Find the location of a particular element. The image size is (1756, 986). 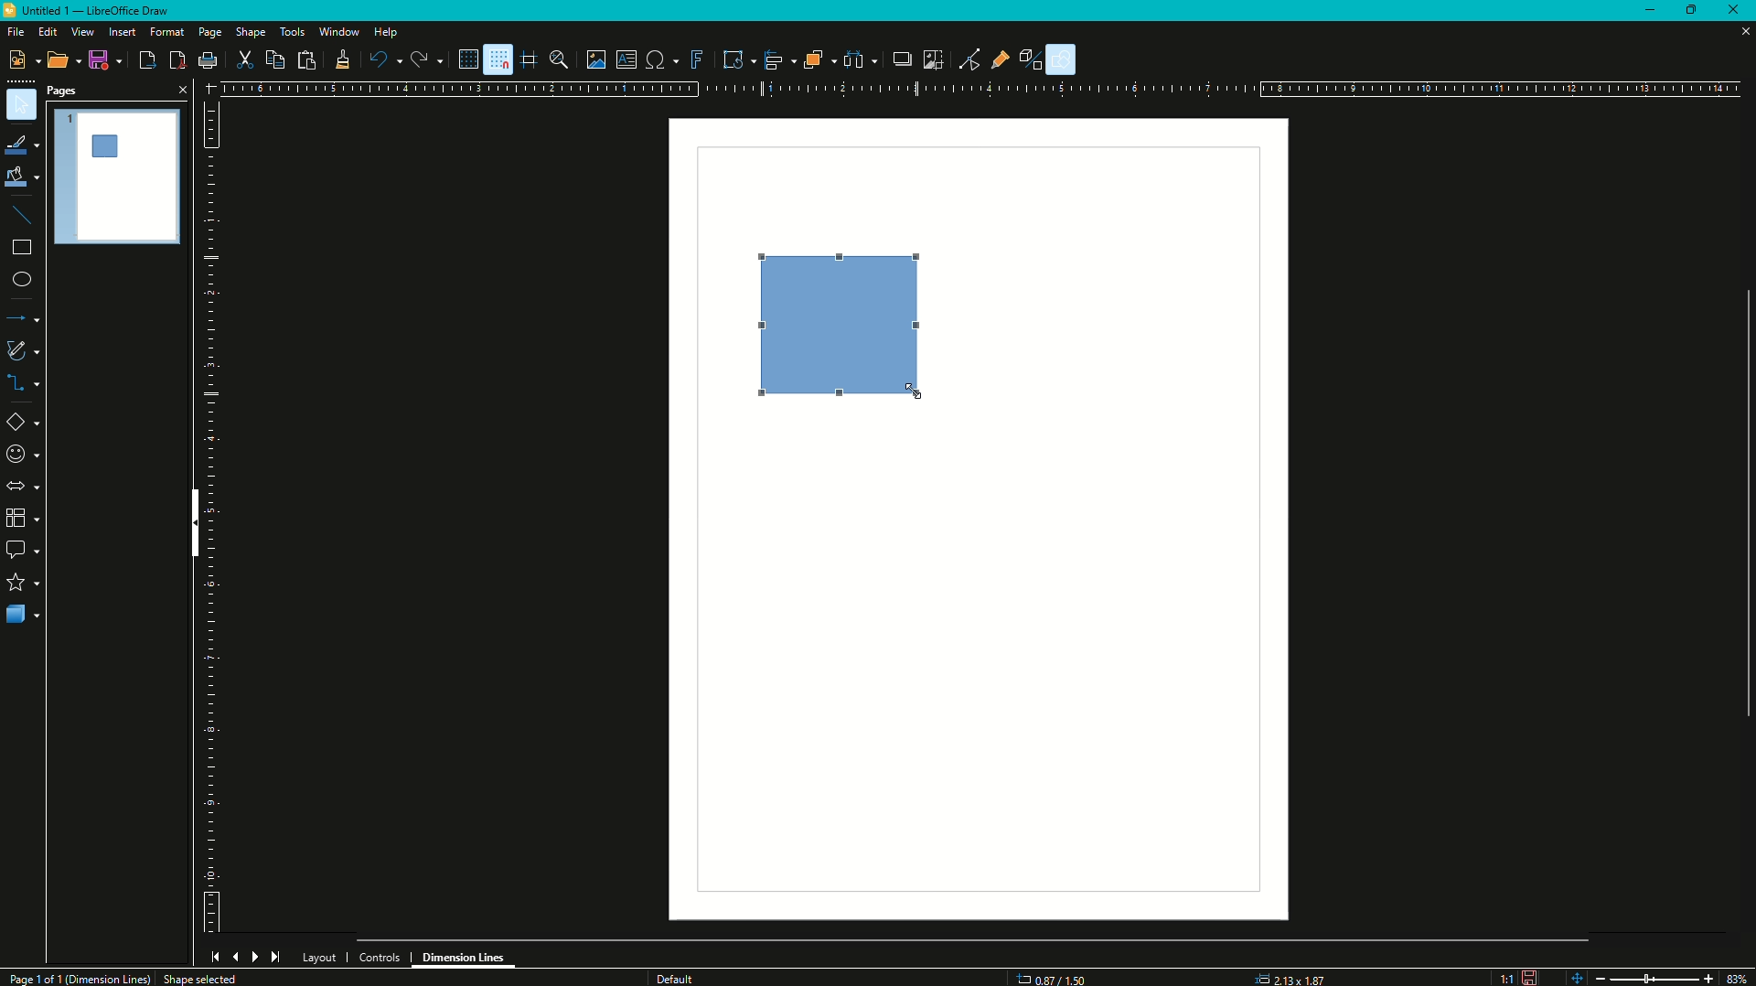

Rectangle is located at coordinates (20, 252).